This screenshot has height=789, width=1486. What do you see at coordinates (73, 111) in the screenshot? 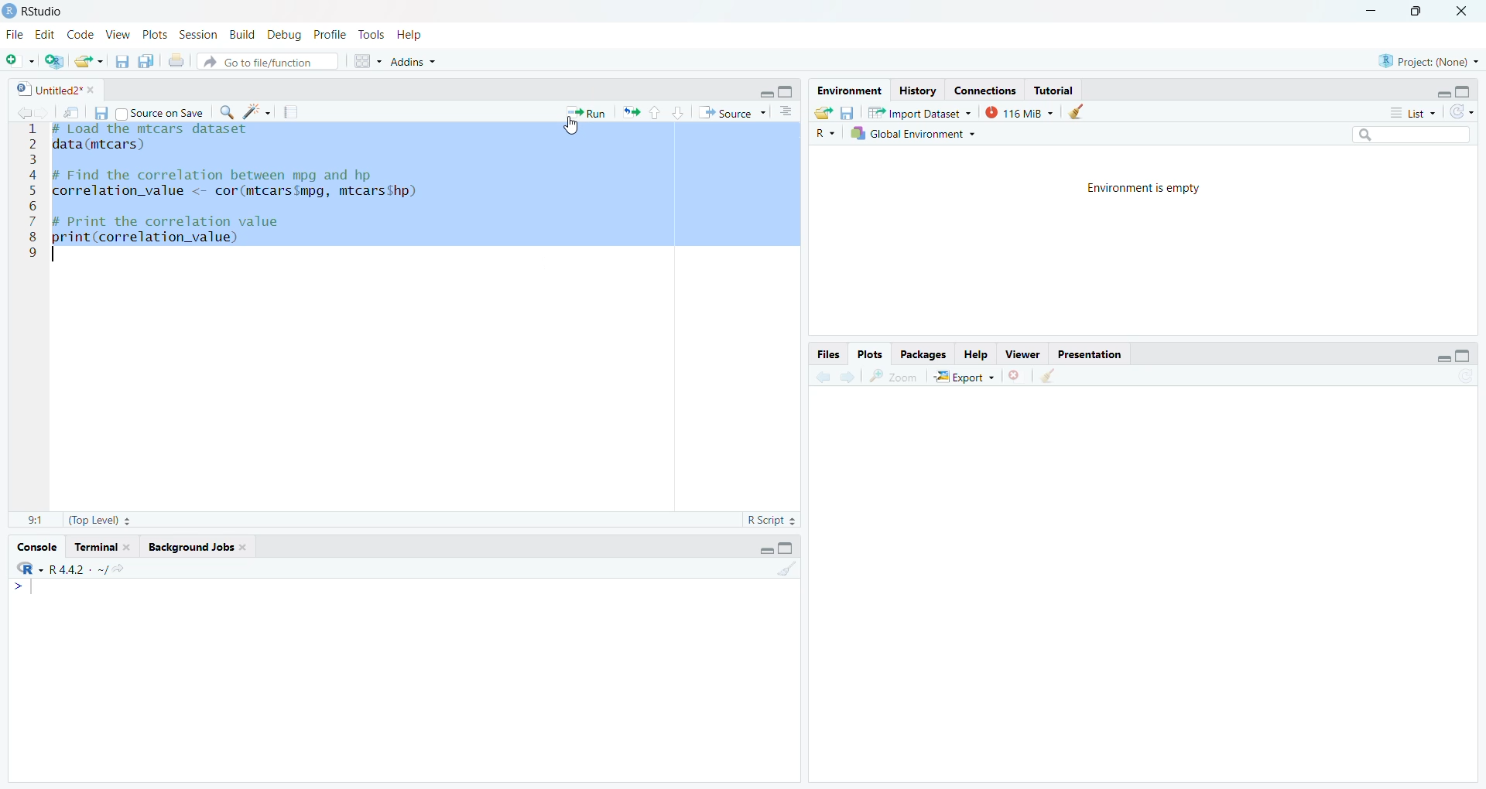
I see `Show in new window` at bounding box center [73, 111].